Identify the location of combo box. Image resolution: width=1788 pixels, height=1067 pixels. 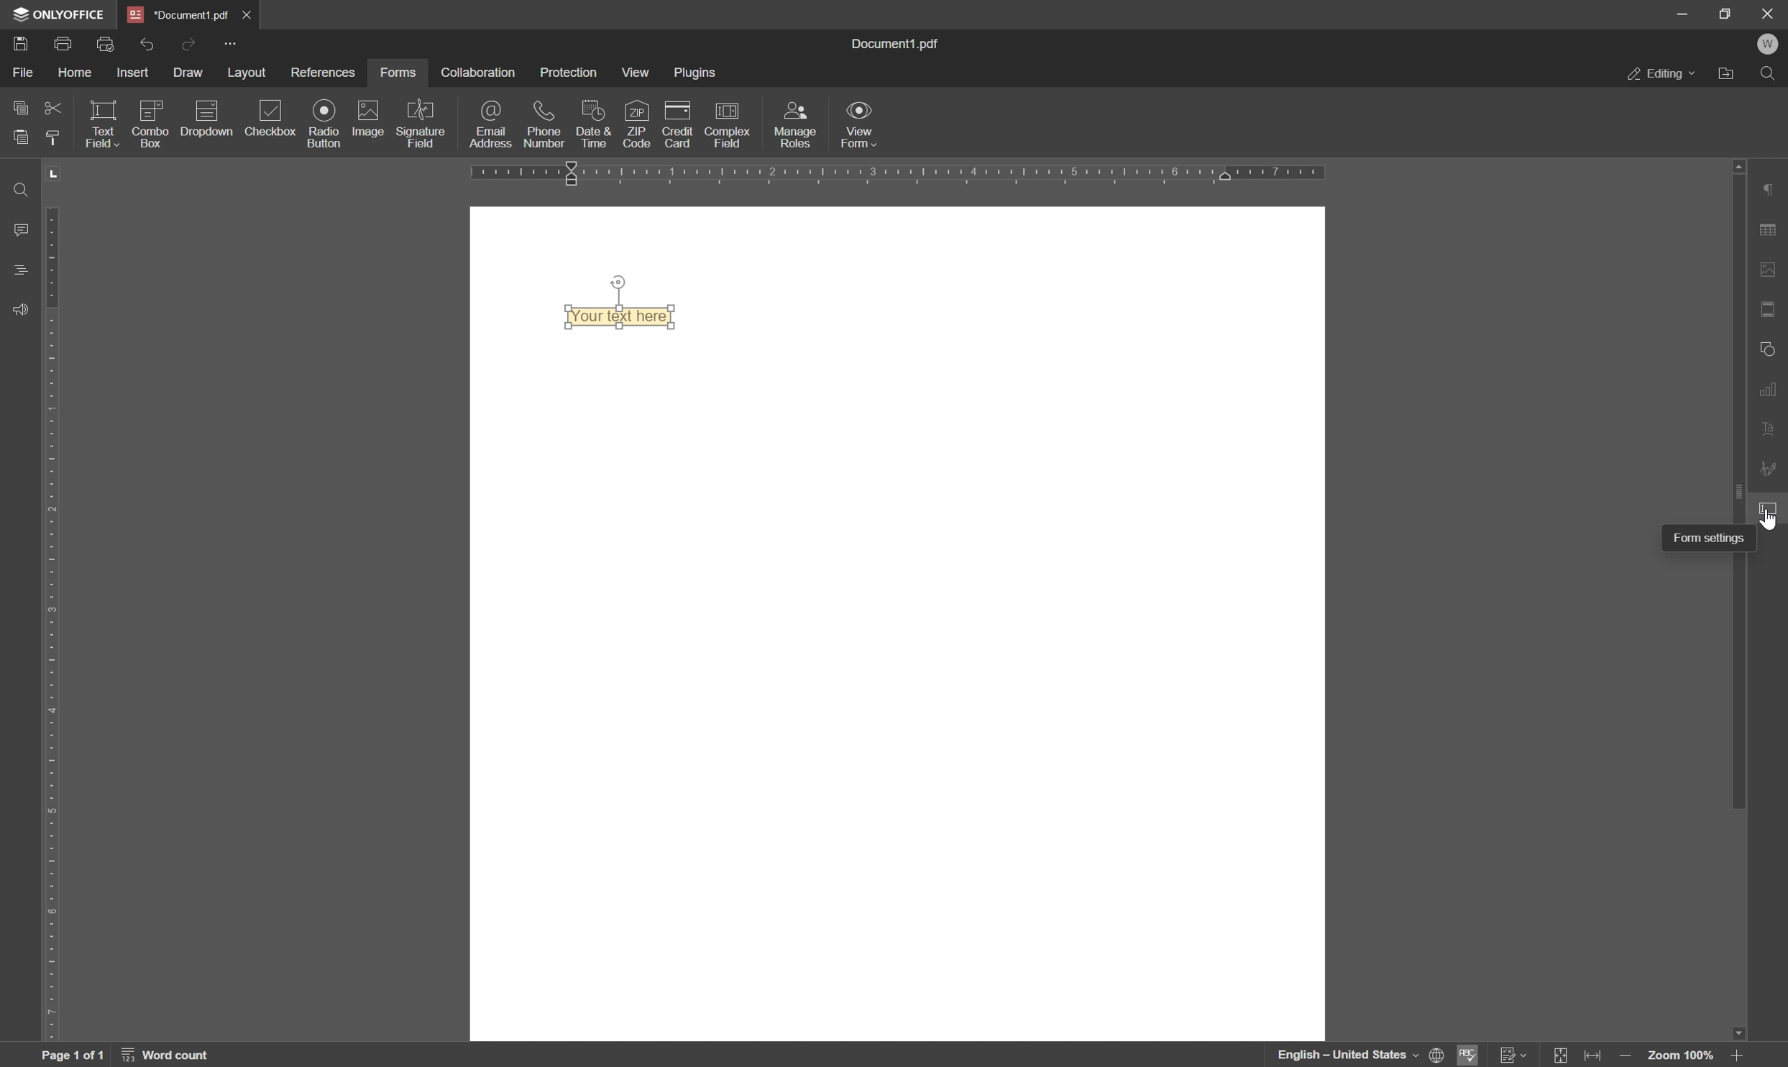
(150, 139).